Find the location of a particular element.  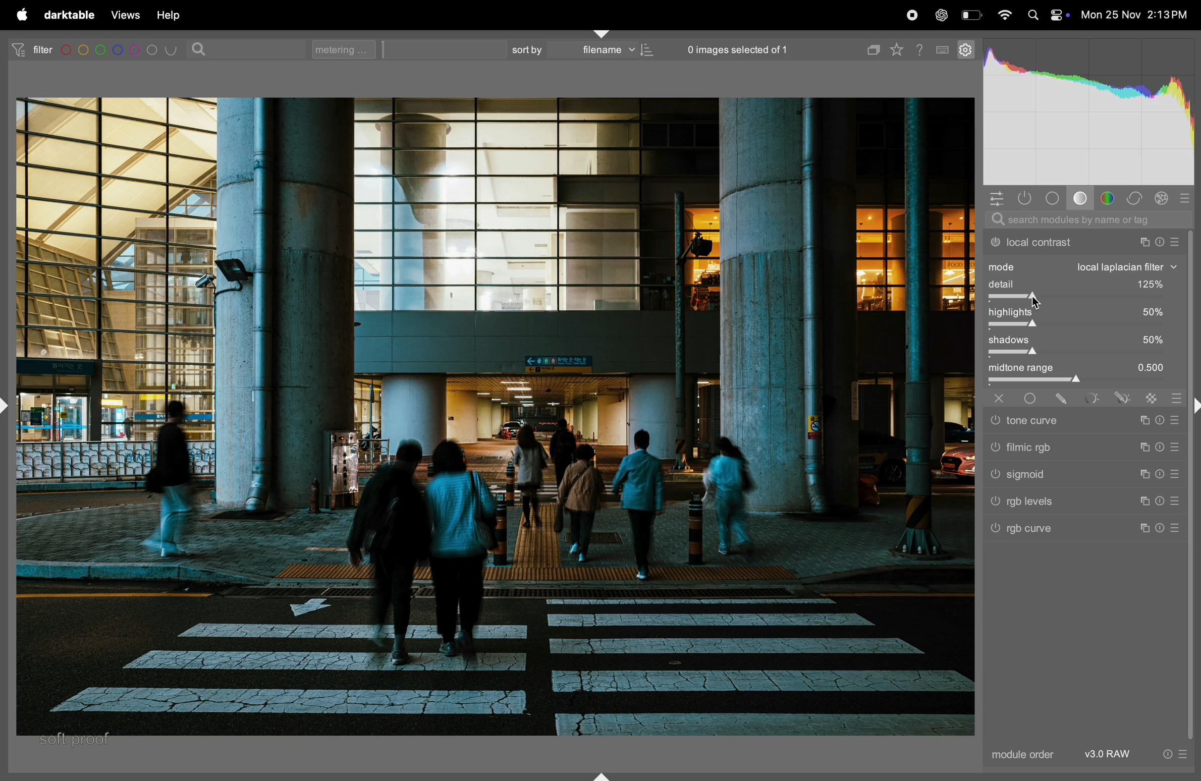

toggle is located at coordinates (1084, 299).